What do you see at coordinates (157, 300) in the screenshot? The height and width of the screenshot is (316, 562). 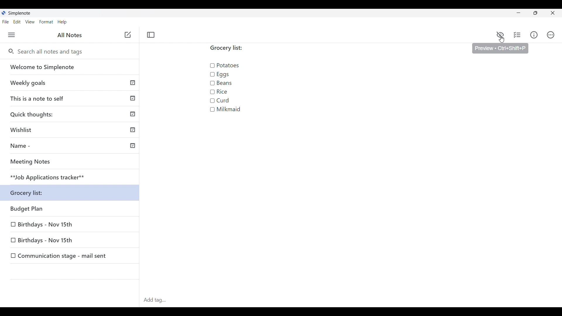 I see `Add tag...` at bounding box center [157, 300].